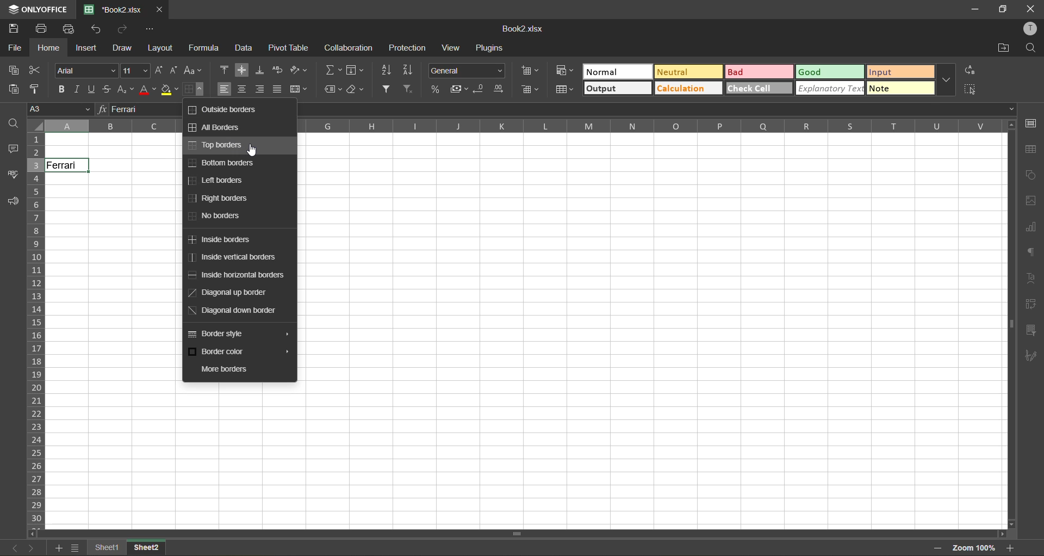  What do you see at coordinates (115, 9) in the screenshot?
I see `*Book2.xlsx` at bounding box center [115, 9].